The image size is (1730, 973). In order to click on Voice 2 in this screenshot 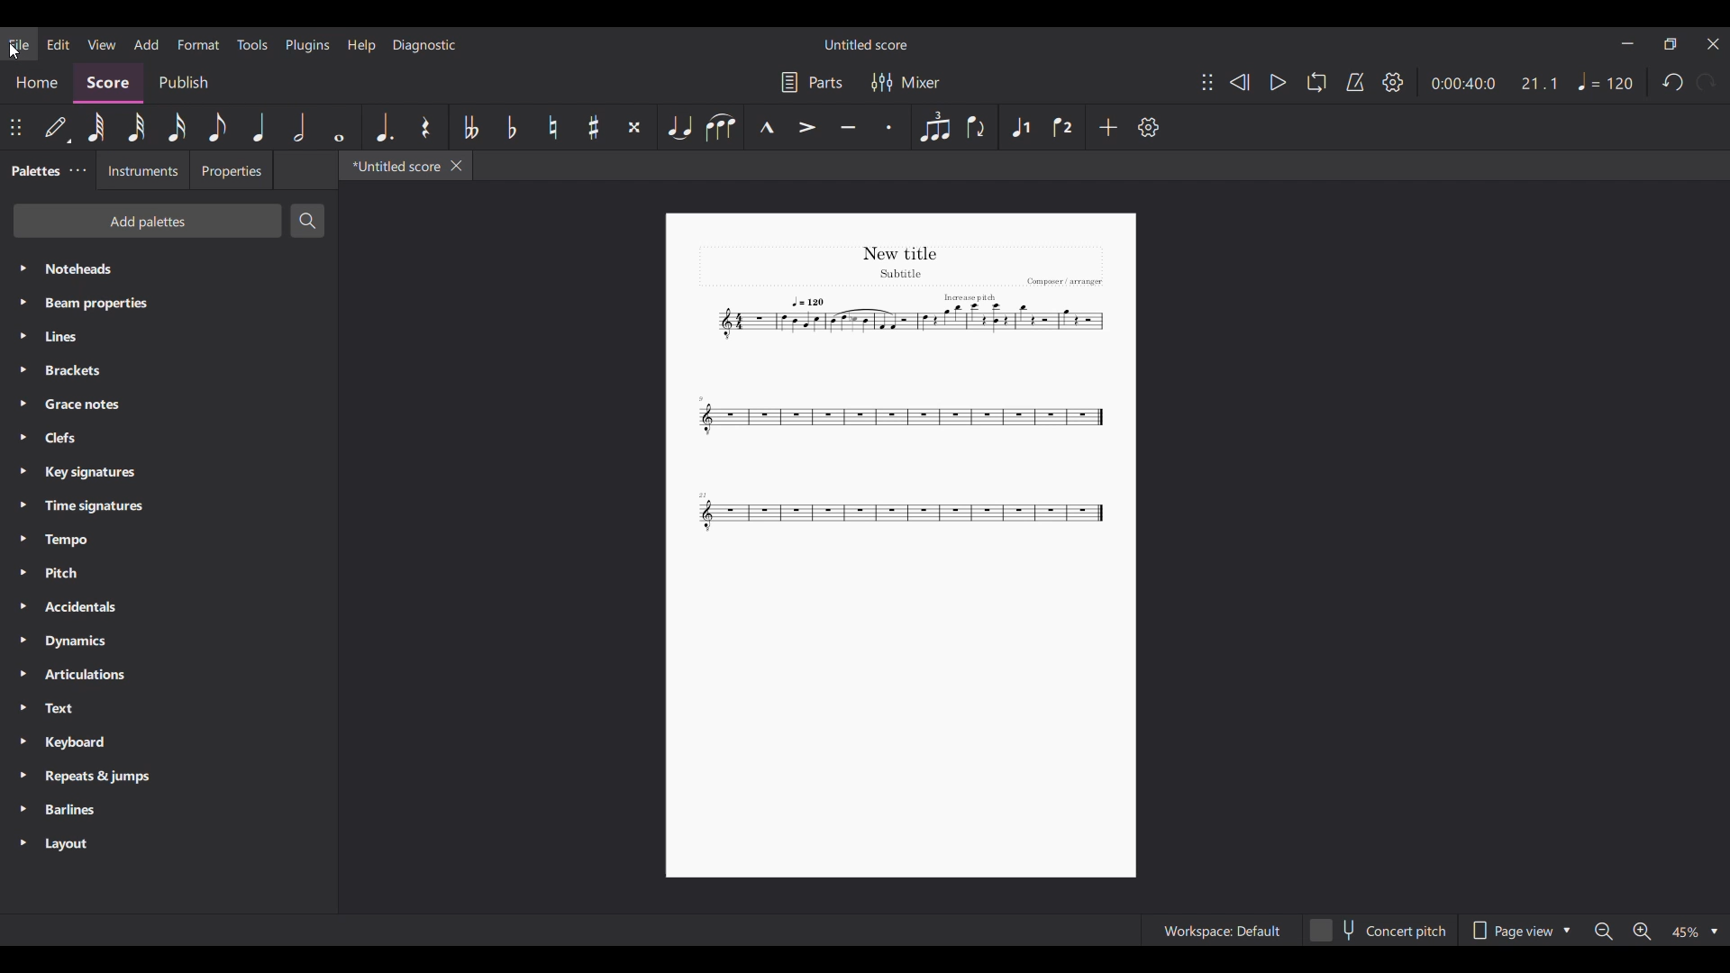, I will do `click(1064, 127)`.